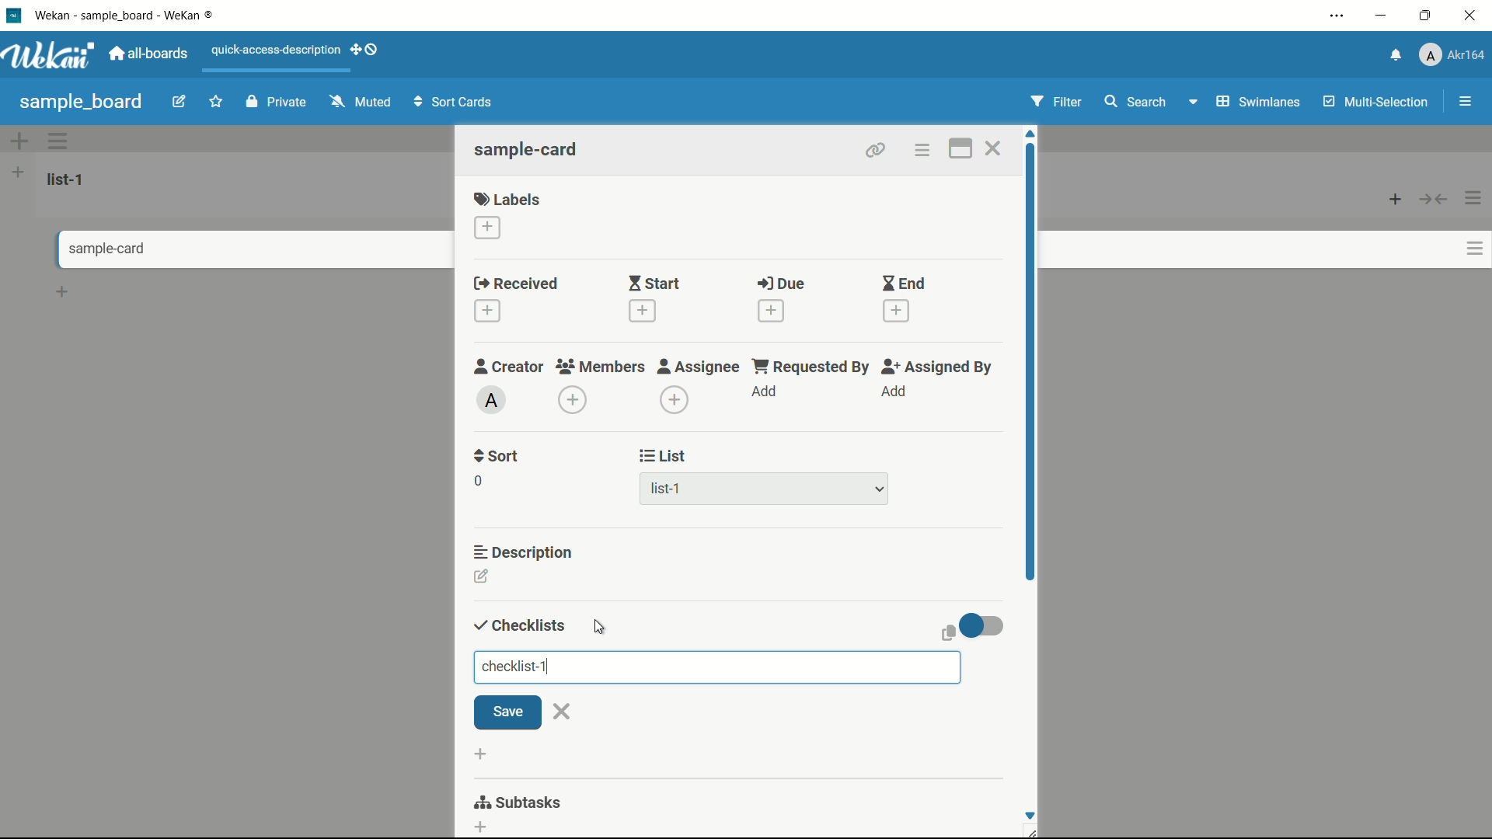 This screenshot has width=1492, height=839. What do you see at coordinates (992, 151) in the screenshot?
I see `close card` at bounding box center [992, 151].